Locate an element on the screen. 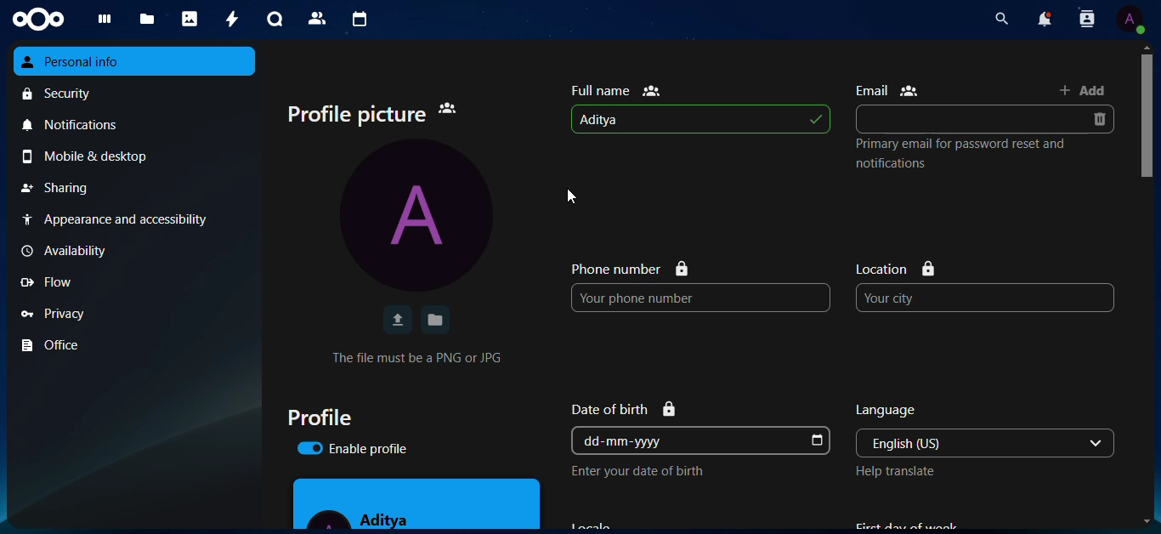 The image size is (1161, 534). delete is located at coordinates (1098, 119).